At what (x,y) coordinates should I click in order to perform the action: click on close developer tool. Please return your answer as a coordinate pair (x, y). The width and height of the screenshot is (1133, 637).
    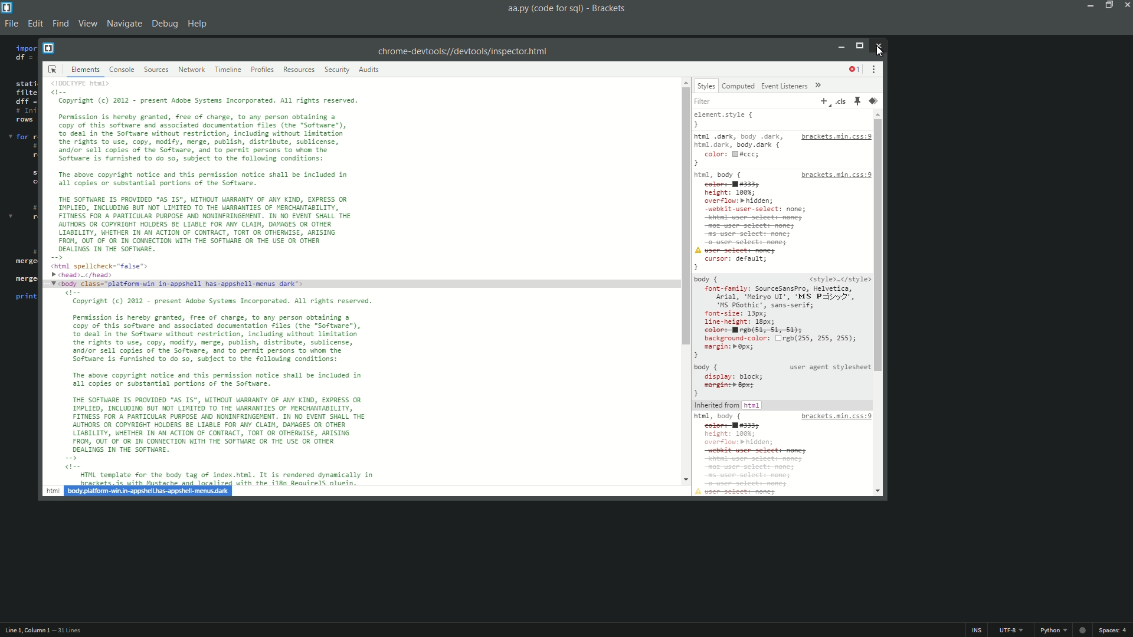
    Looking at the image, I should click on (878, 46).